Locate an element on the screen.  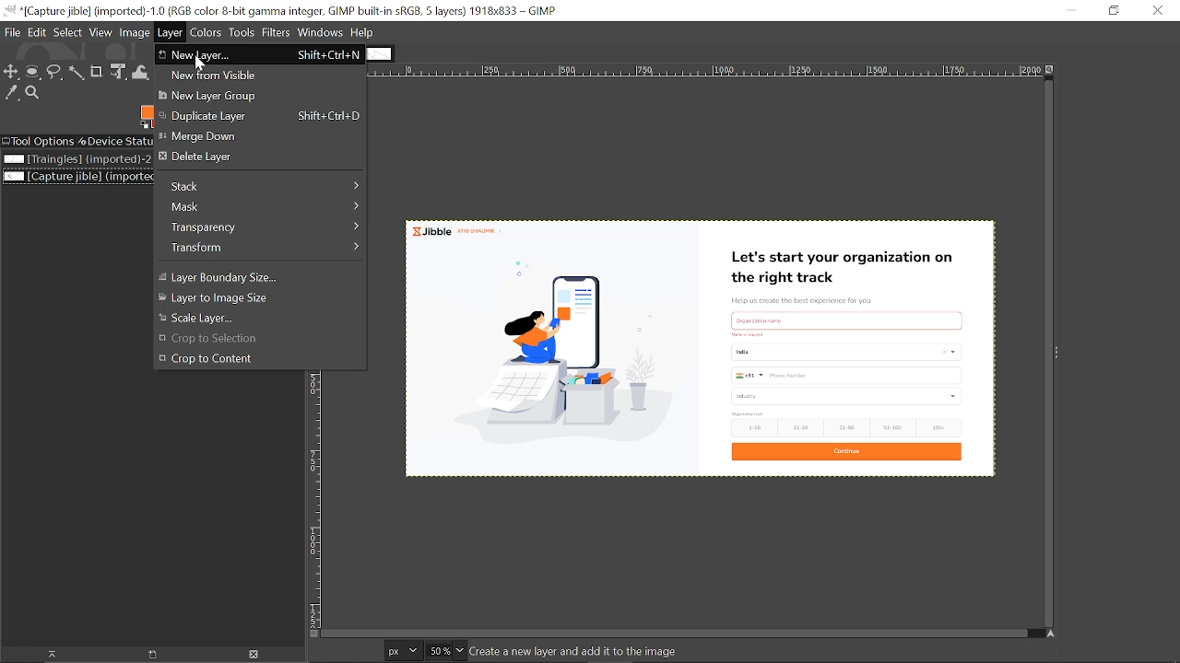
Wrap text tool is located at coordinates (139, 73).